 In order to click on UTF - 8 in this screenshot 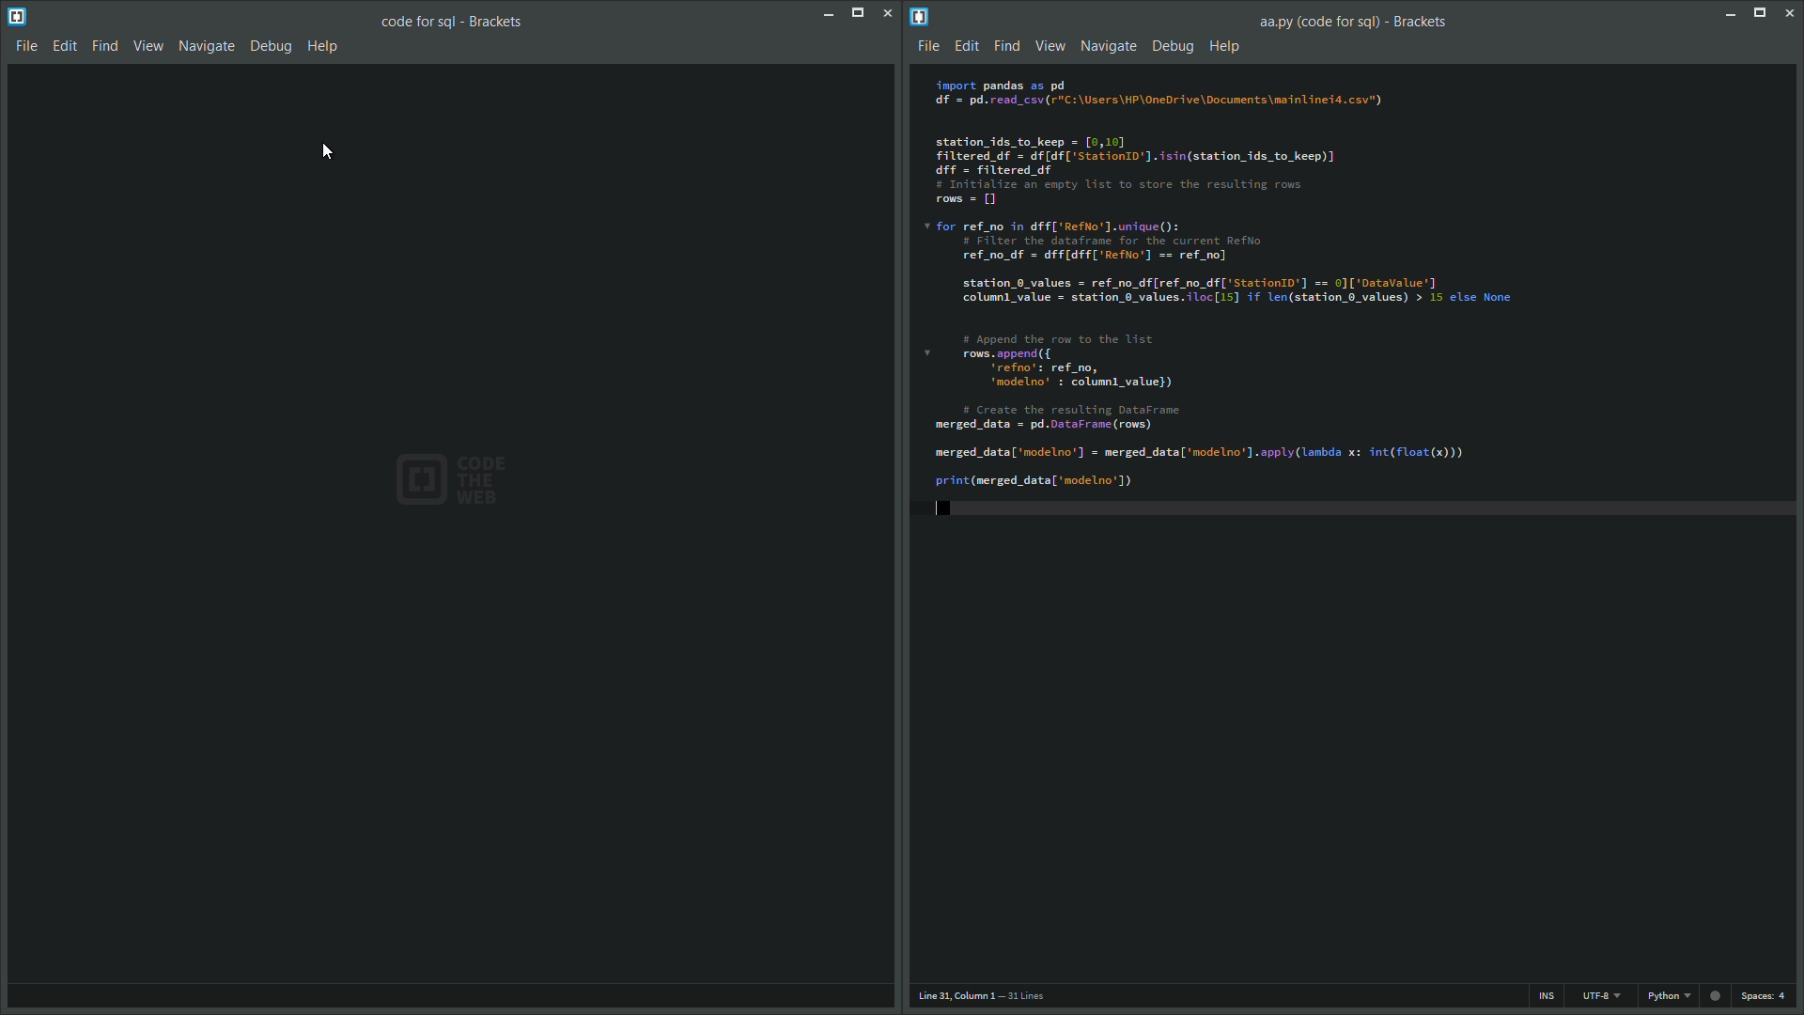, I will do `click(1598, 997)`.